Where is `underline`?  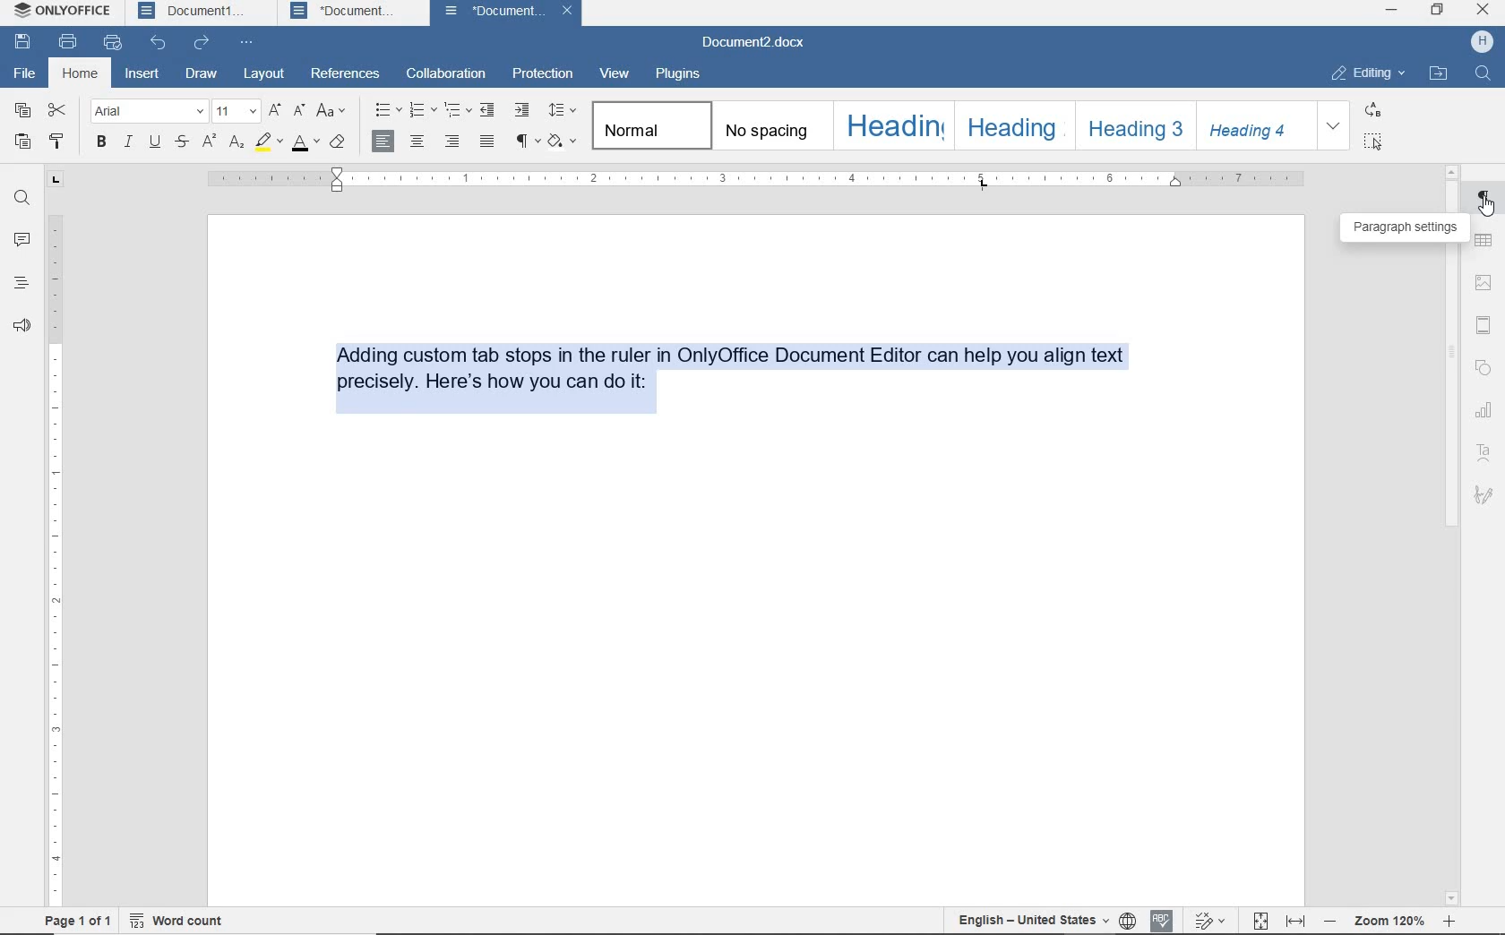
underline is located at coordinates (155, 143).